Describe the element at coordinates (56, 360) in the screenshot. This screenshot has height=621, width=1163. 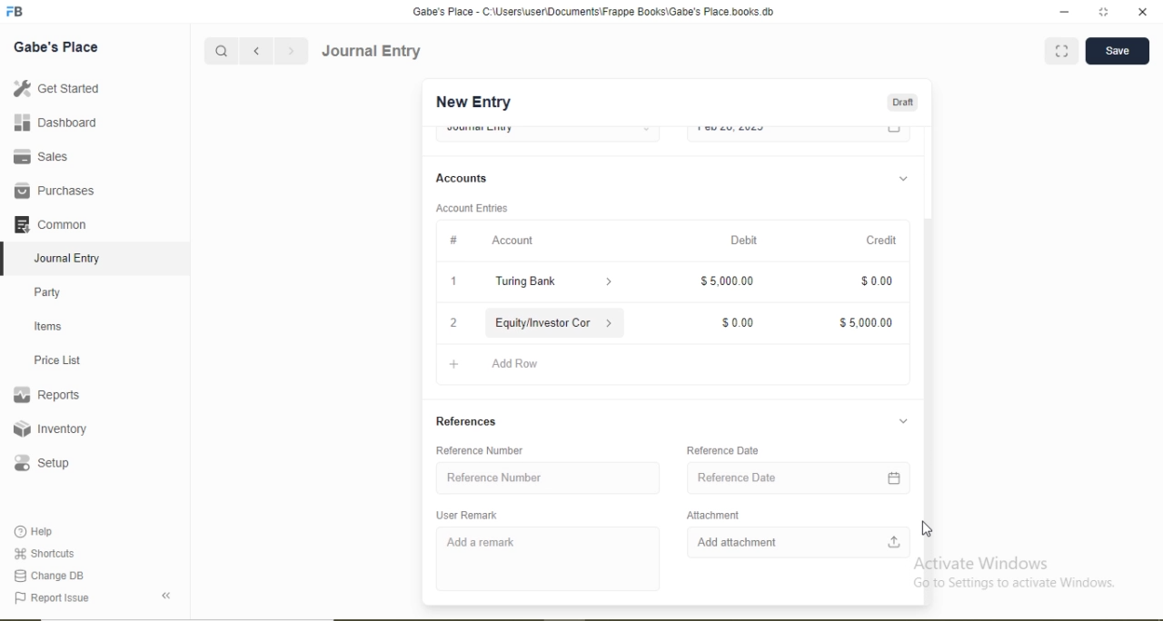
I see `Price List` at that location.